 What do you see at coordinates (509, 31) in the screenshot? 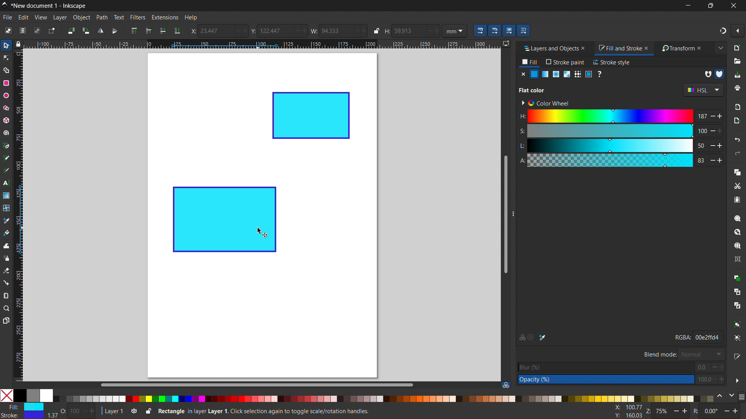
I see `move gradients along with the objects` at bounding box center [509, 31].